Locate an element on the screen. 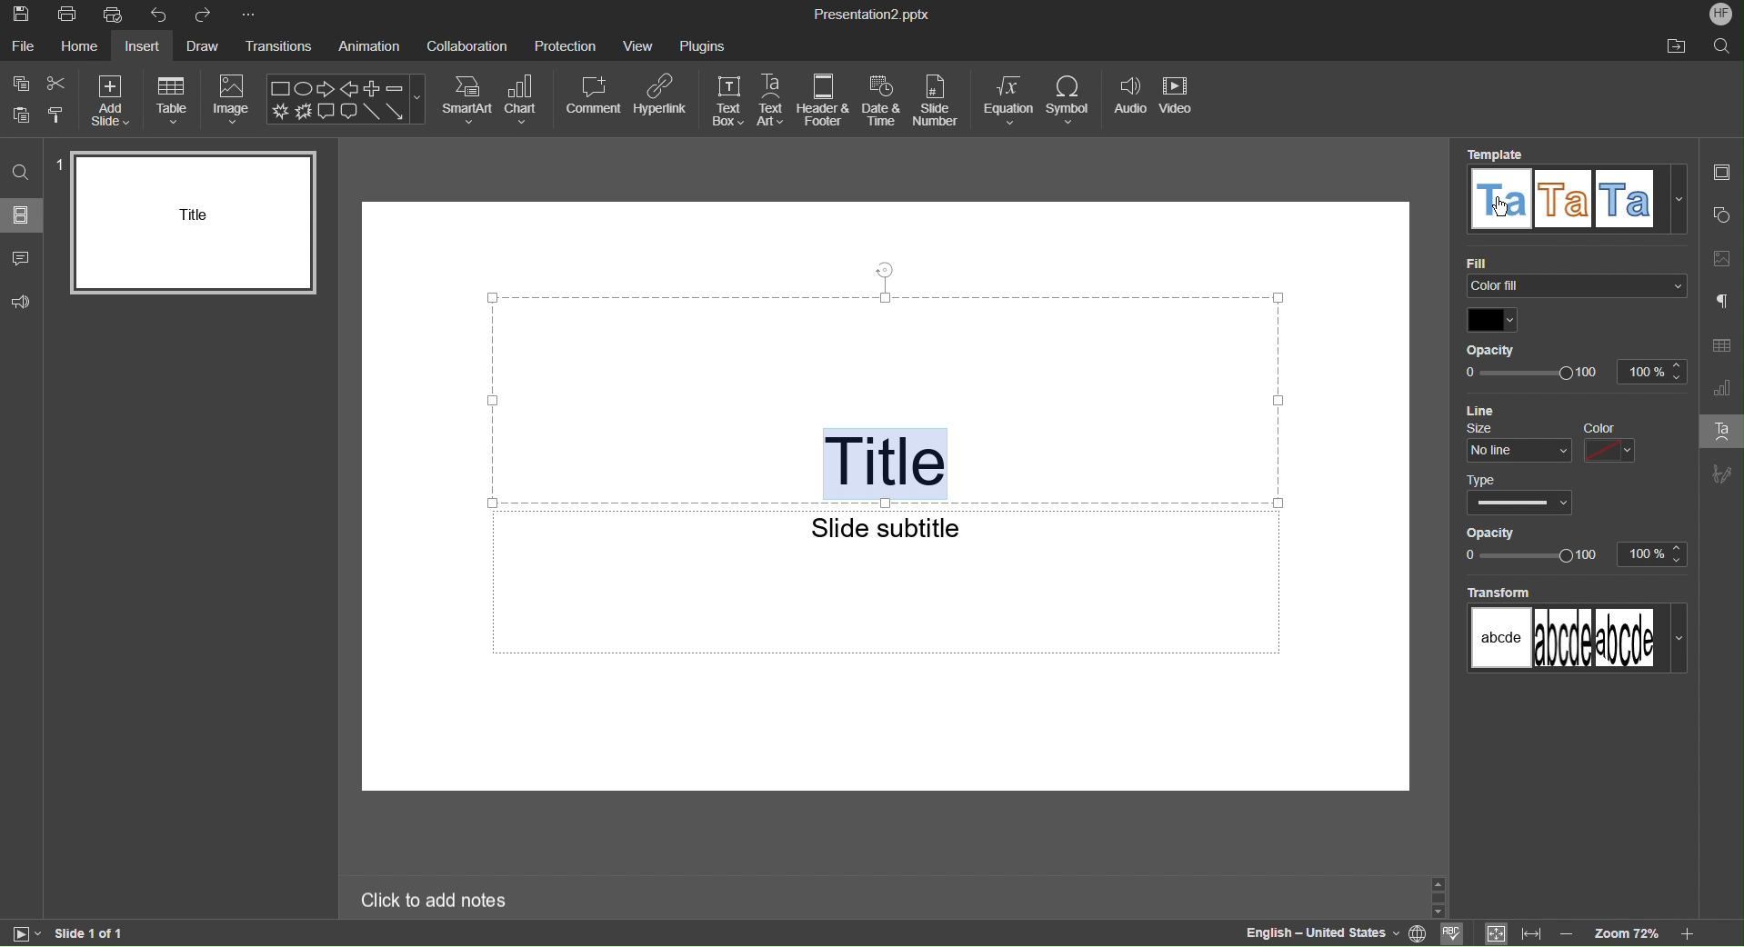 This screenshot has height=947, width=1744. Transform is located at coordinates (1573, 634).